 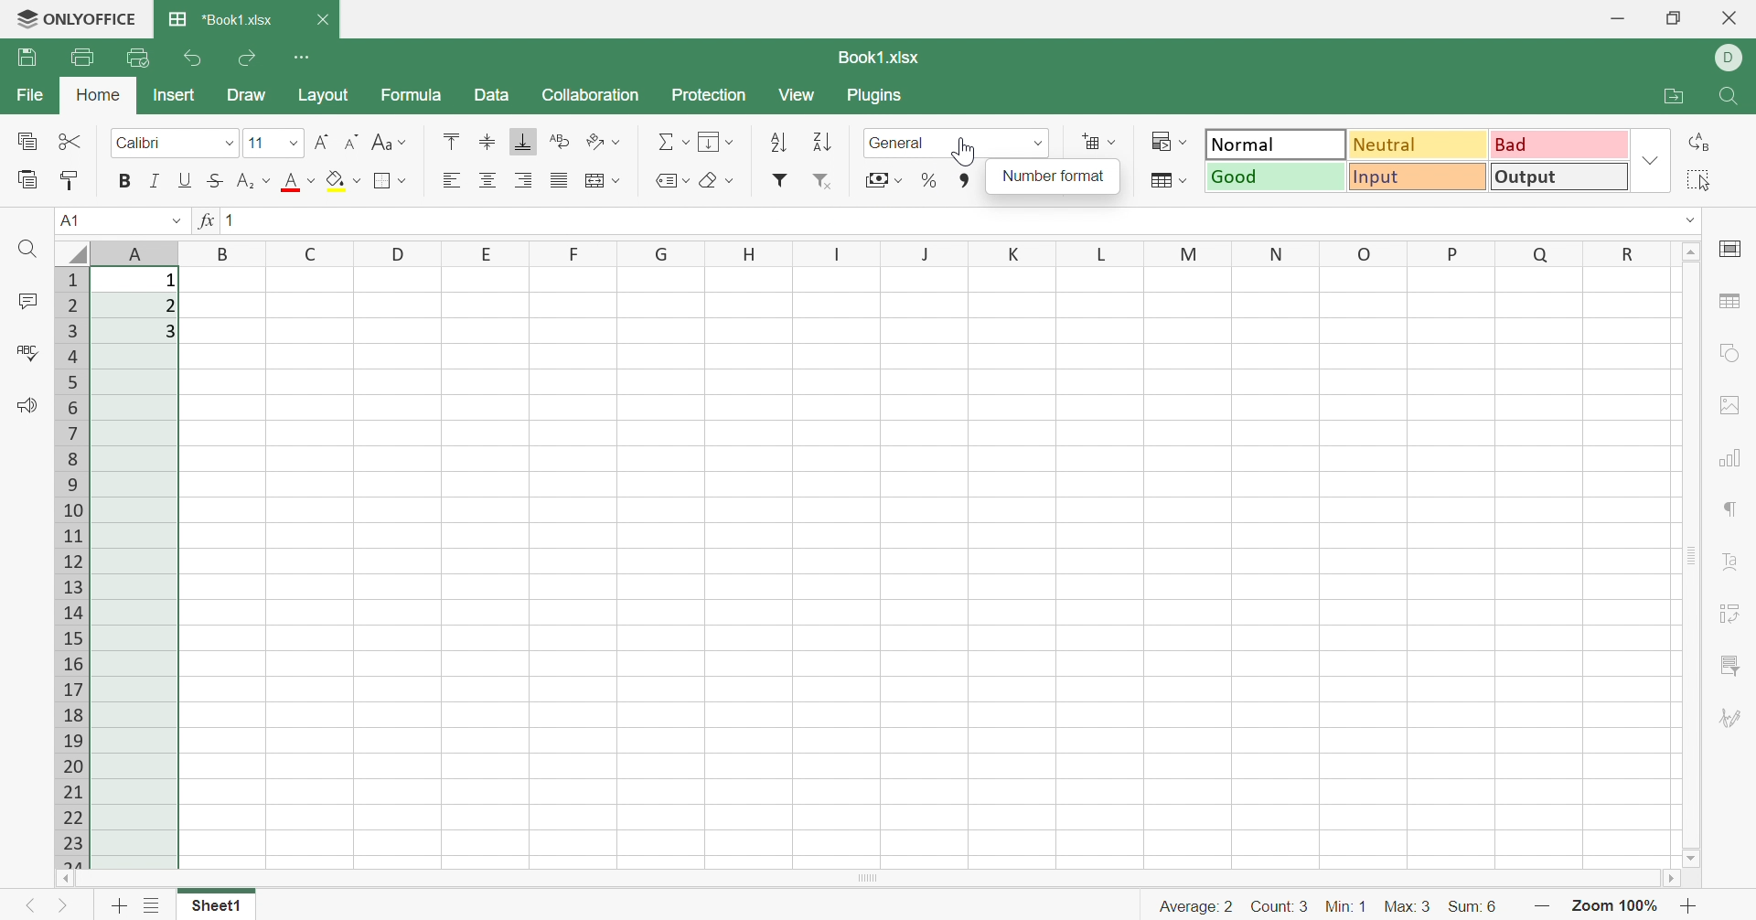 I want to click on Draw, so click(x=246, y=94).